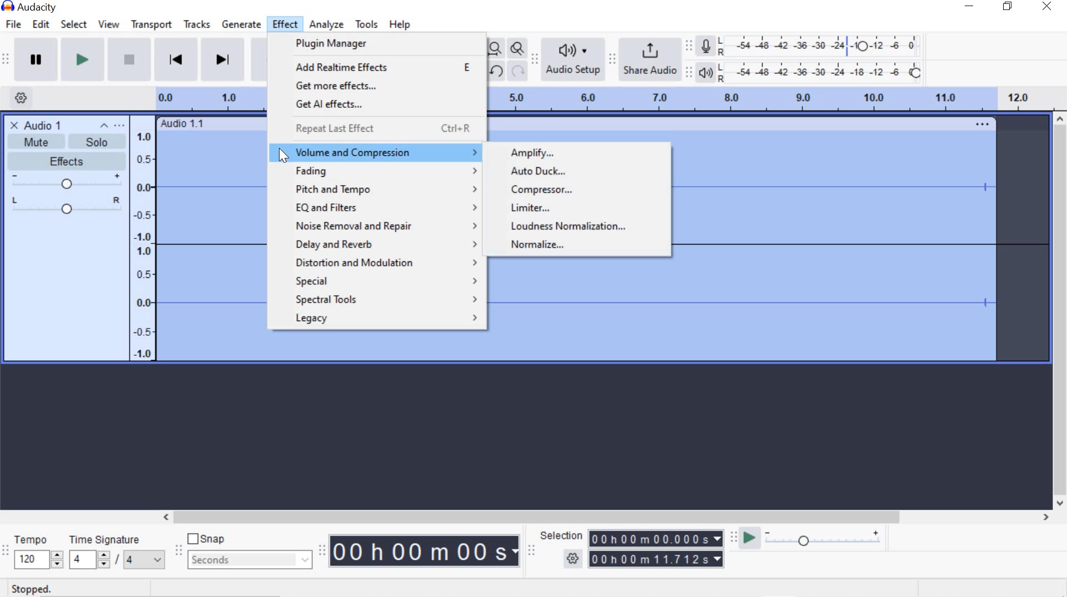 This screenshot has height=597, width=1067. Describe the element at coordinates (66, 291) in the screenshot. I see `Select or Deselect Track` at that location.